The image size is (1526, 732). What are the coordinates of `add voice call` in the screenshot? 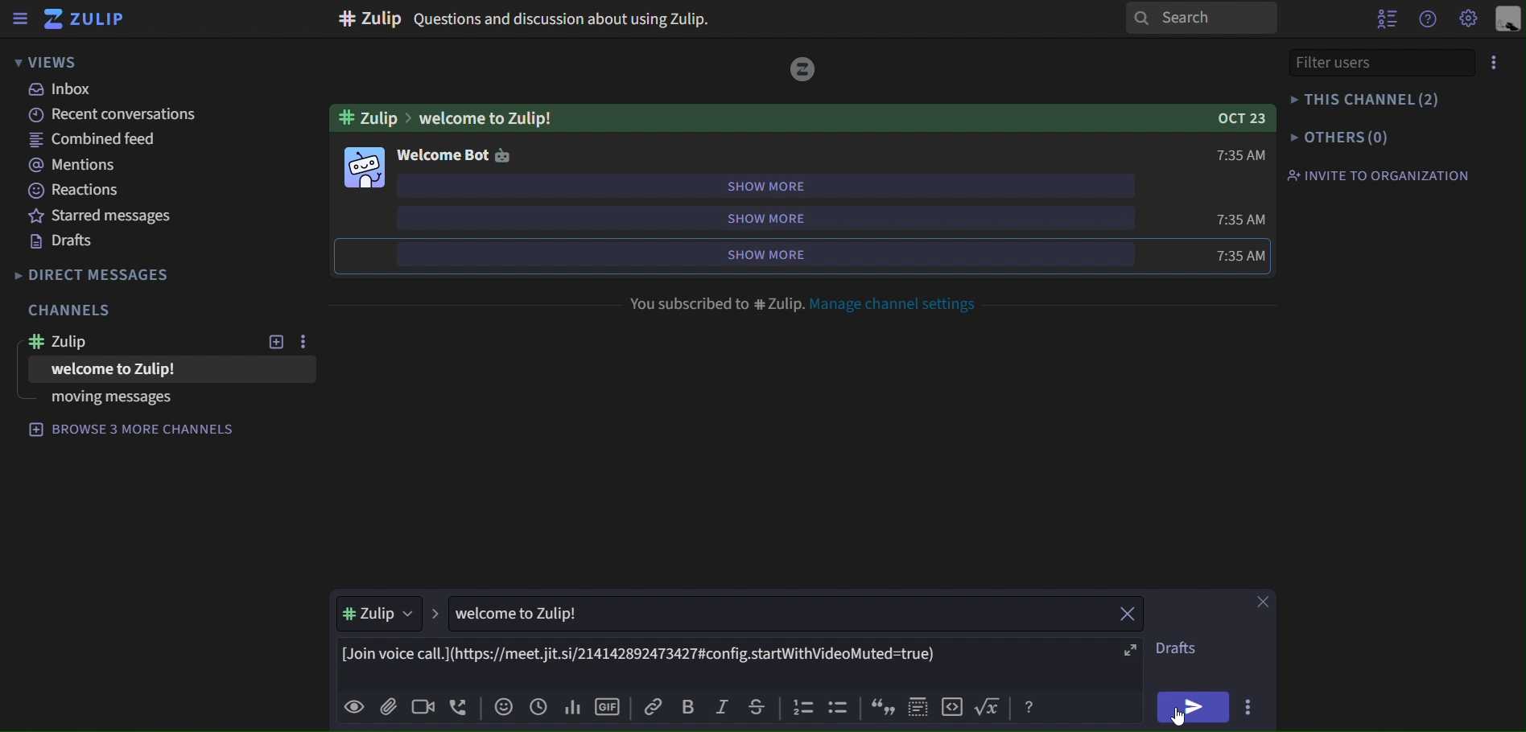 It's located at (458, 707).